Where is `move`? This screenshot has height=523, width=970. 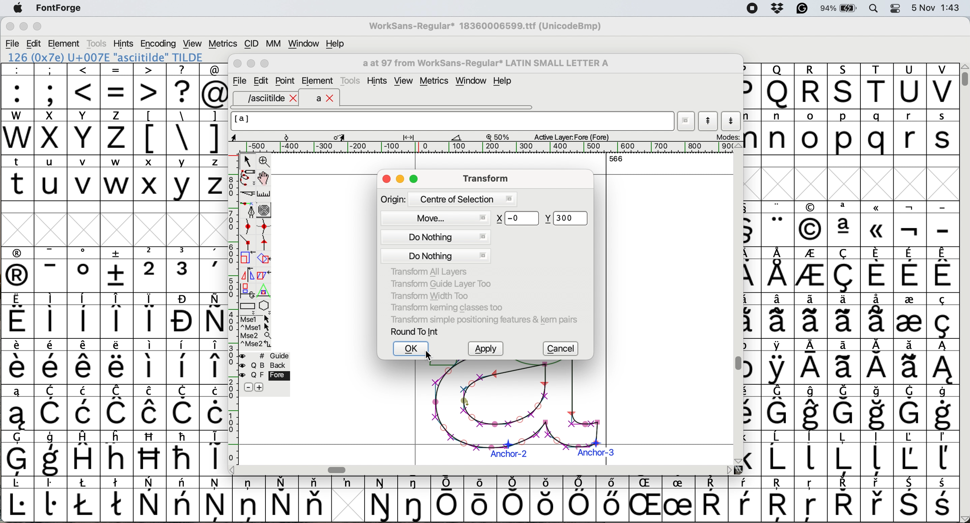 move is located at coordinates (439, 217).